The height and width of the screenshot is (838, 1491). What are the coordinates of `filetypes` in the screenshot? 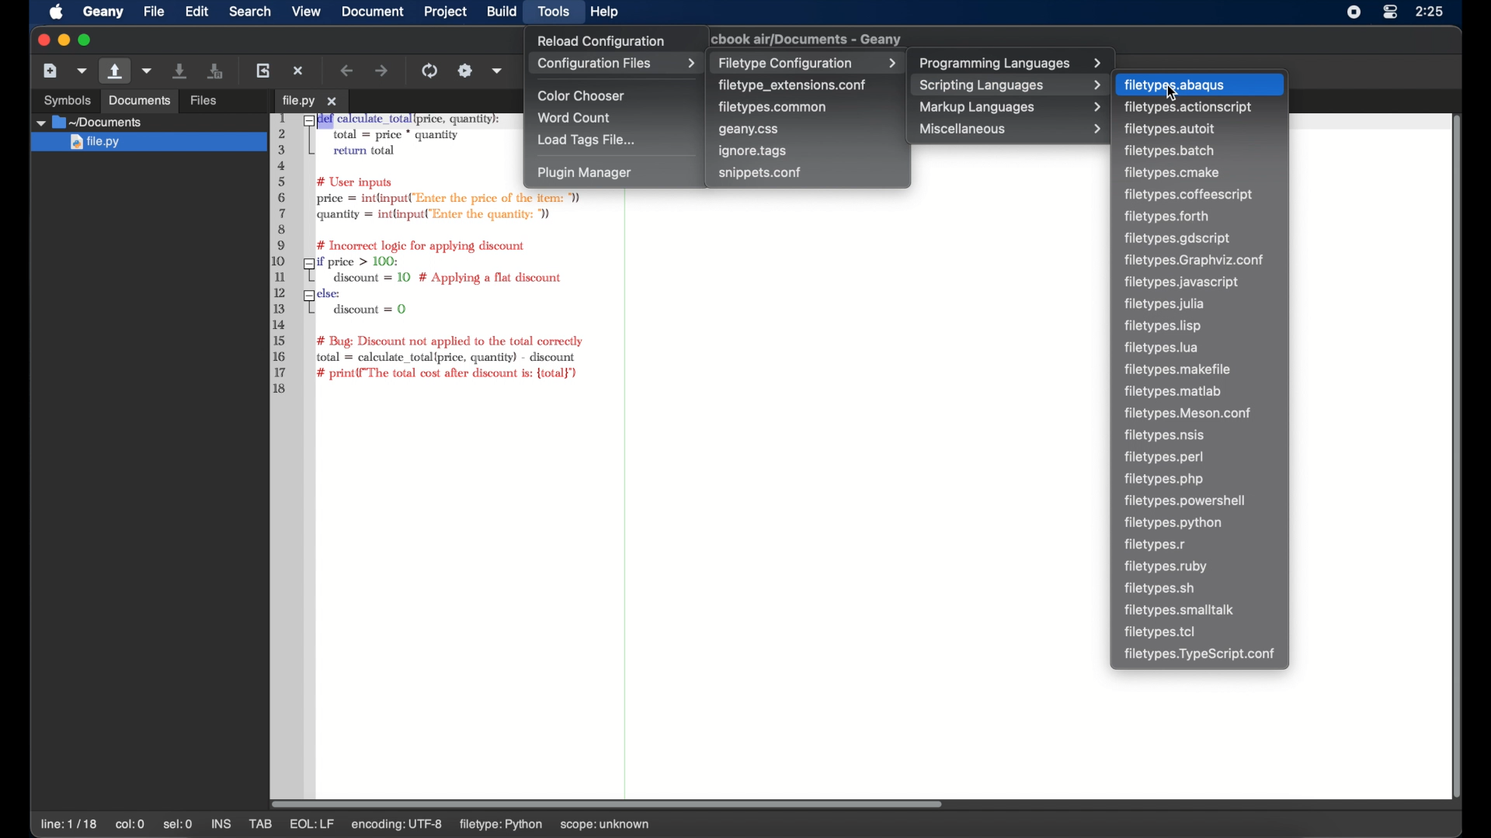 It's located at (1160, 632).